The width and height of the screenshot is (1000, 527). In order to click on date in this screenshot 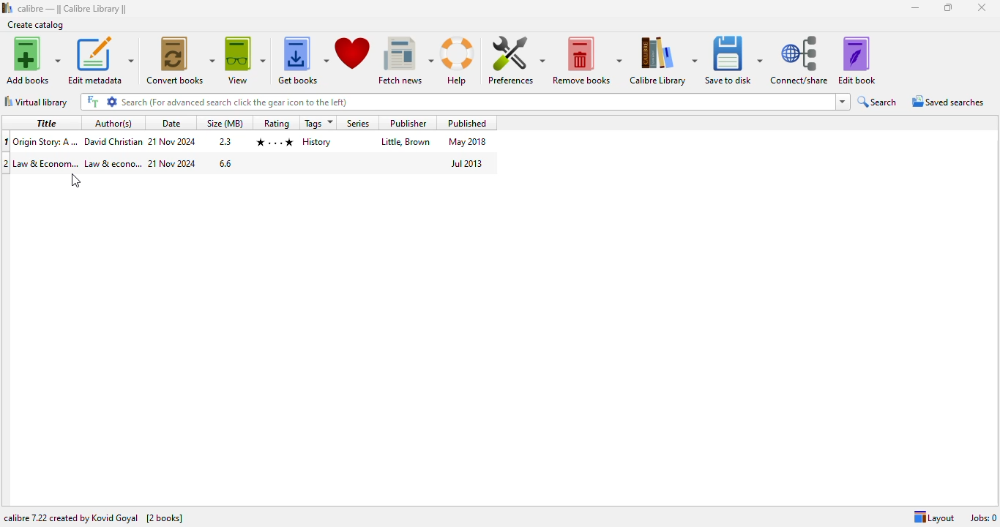, I will do `click(173, 164)`.